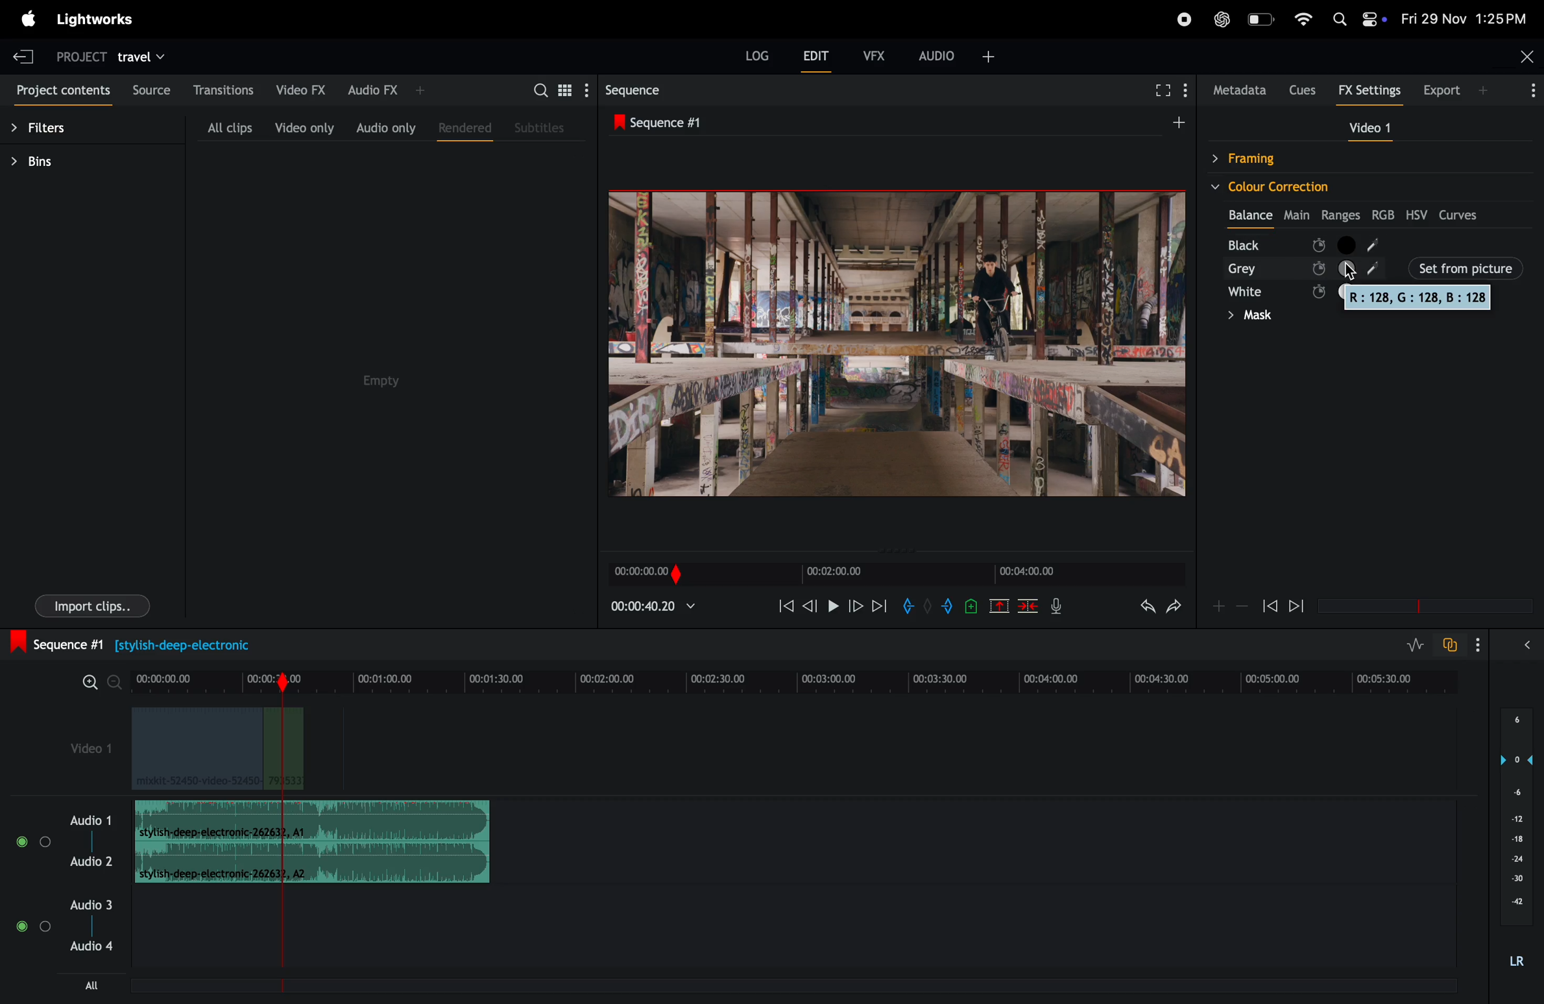  What do you see at coordinates (785, 606) in the screenshot?
I see `rewind ` at bounding box center [785, 606].